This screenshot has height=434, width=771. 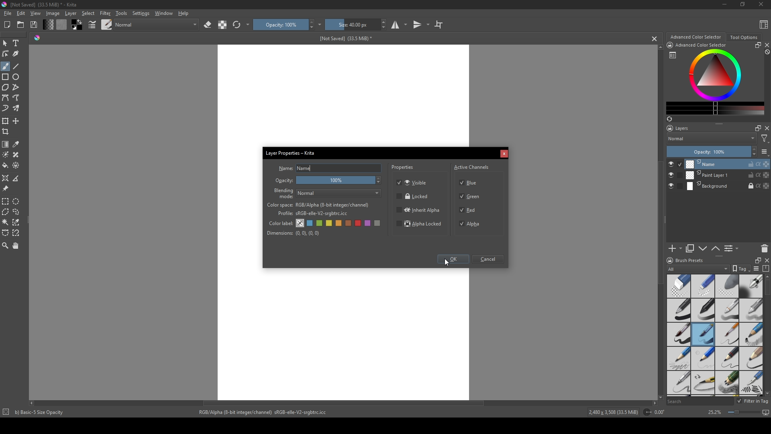 What do you see at coordinates (472, 224) in the screenshot?
I see `Alpha` at bounding box center [472, 224].